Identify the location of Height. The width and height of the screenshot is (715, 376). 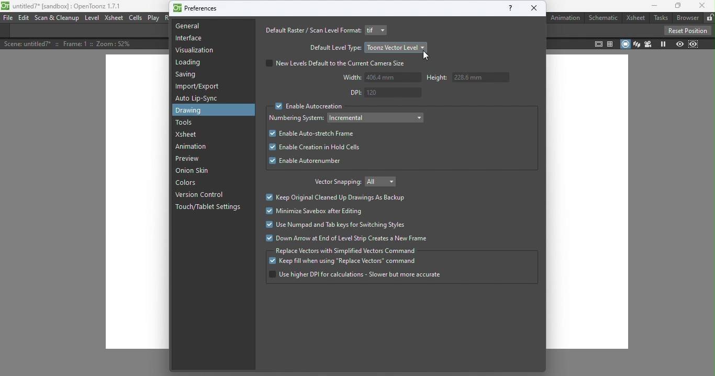
(471, 79).